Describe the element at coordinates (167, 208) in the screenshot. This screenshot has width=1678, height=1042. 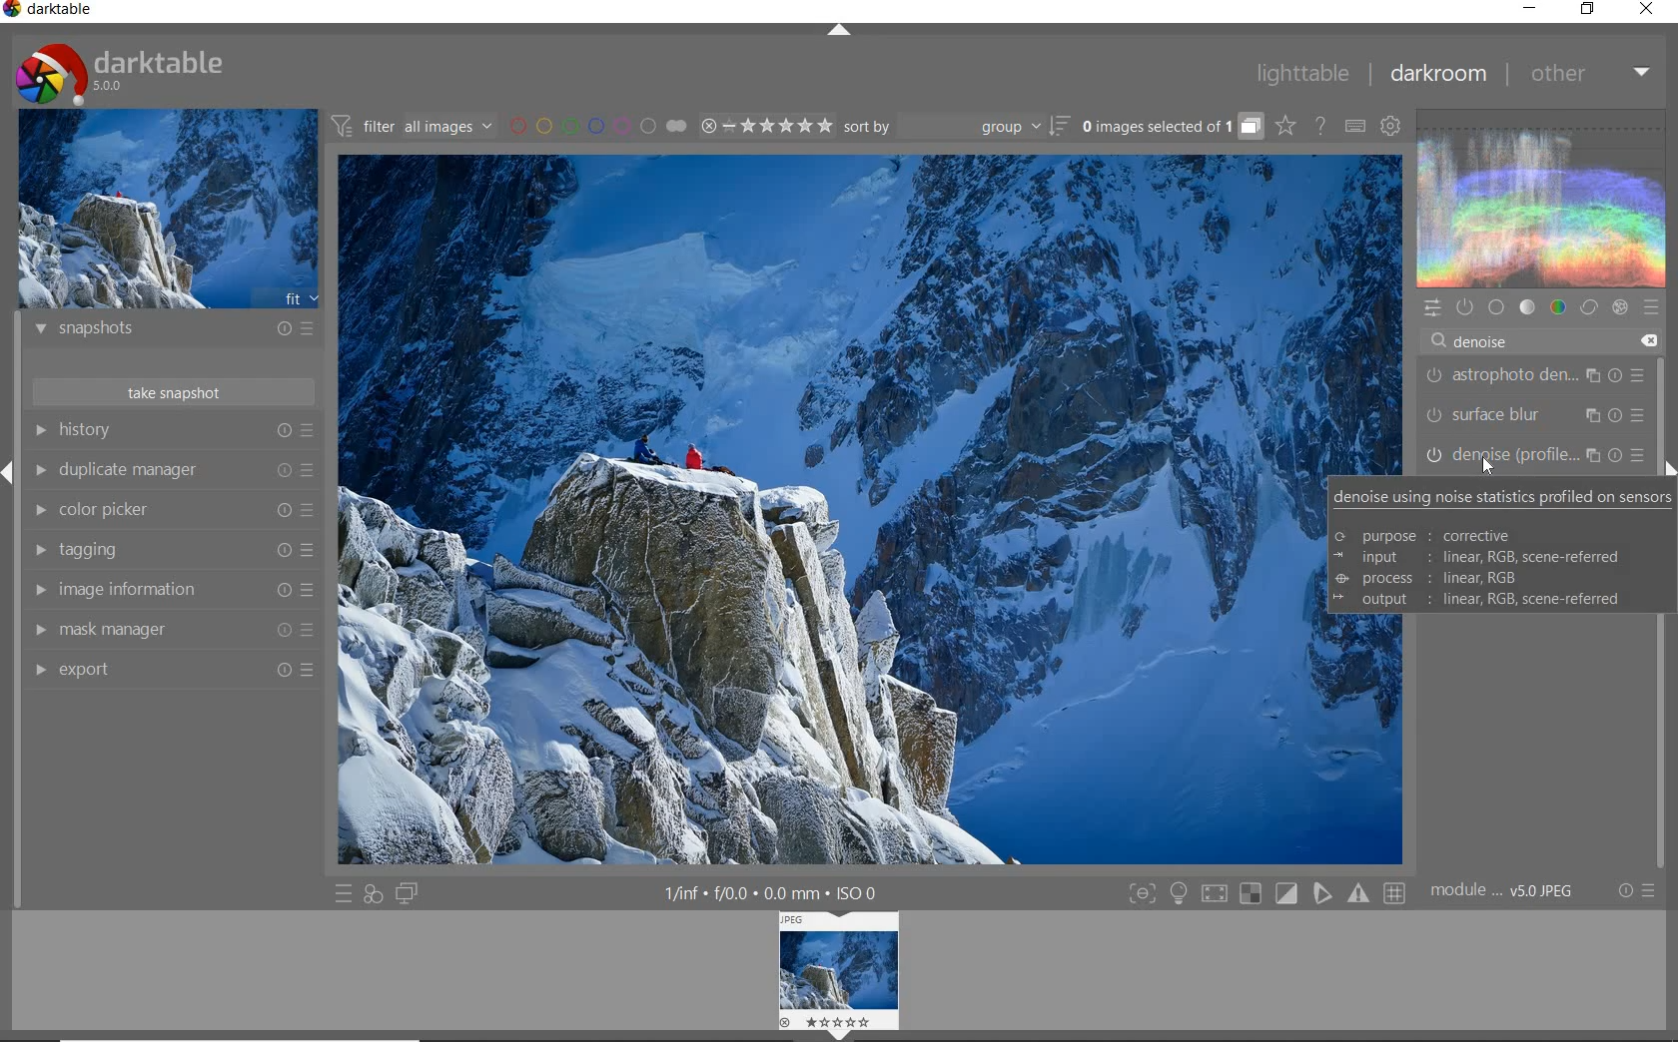
I see `image preview` at that location.